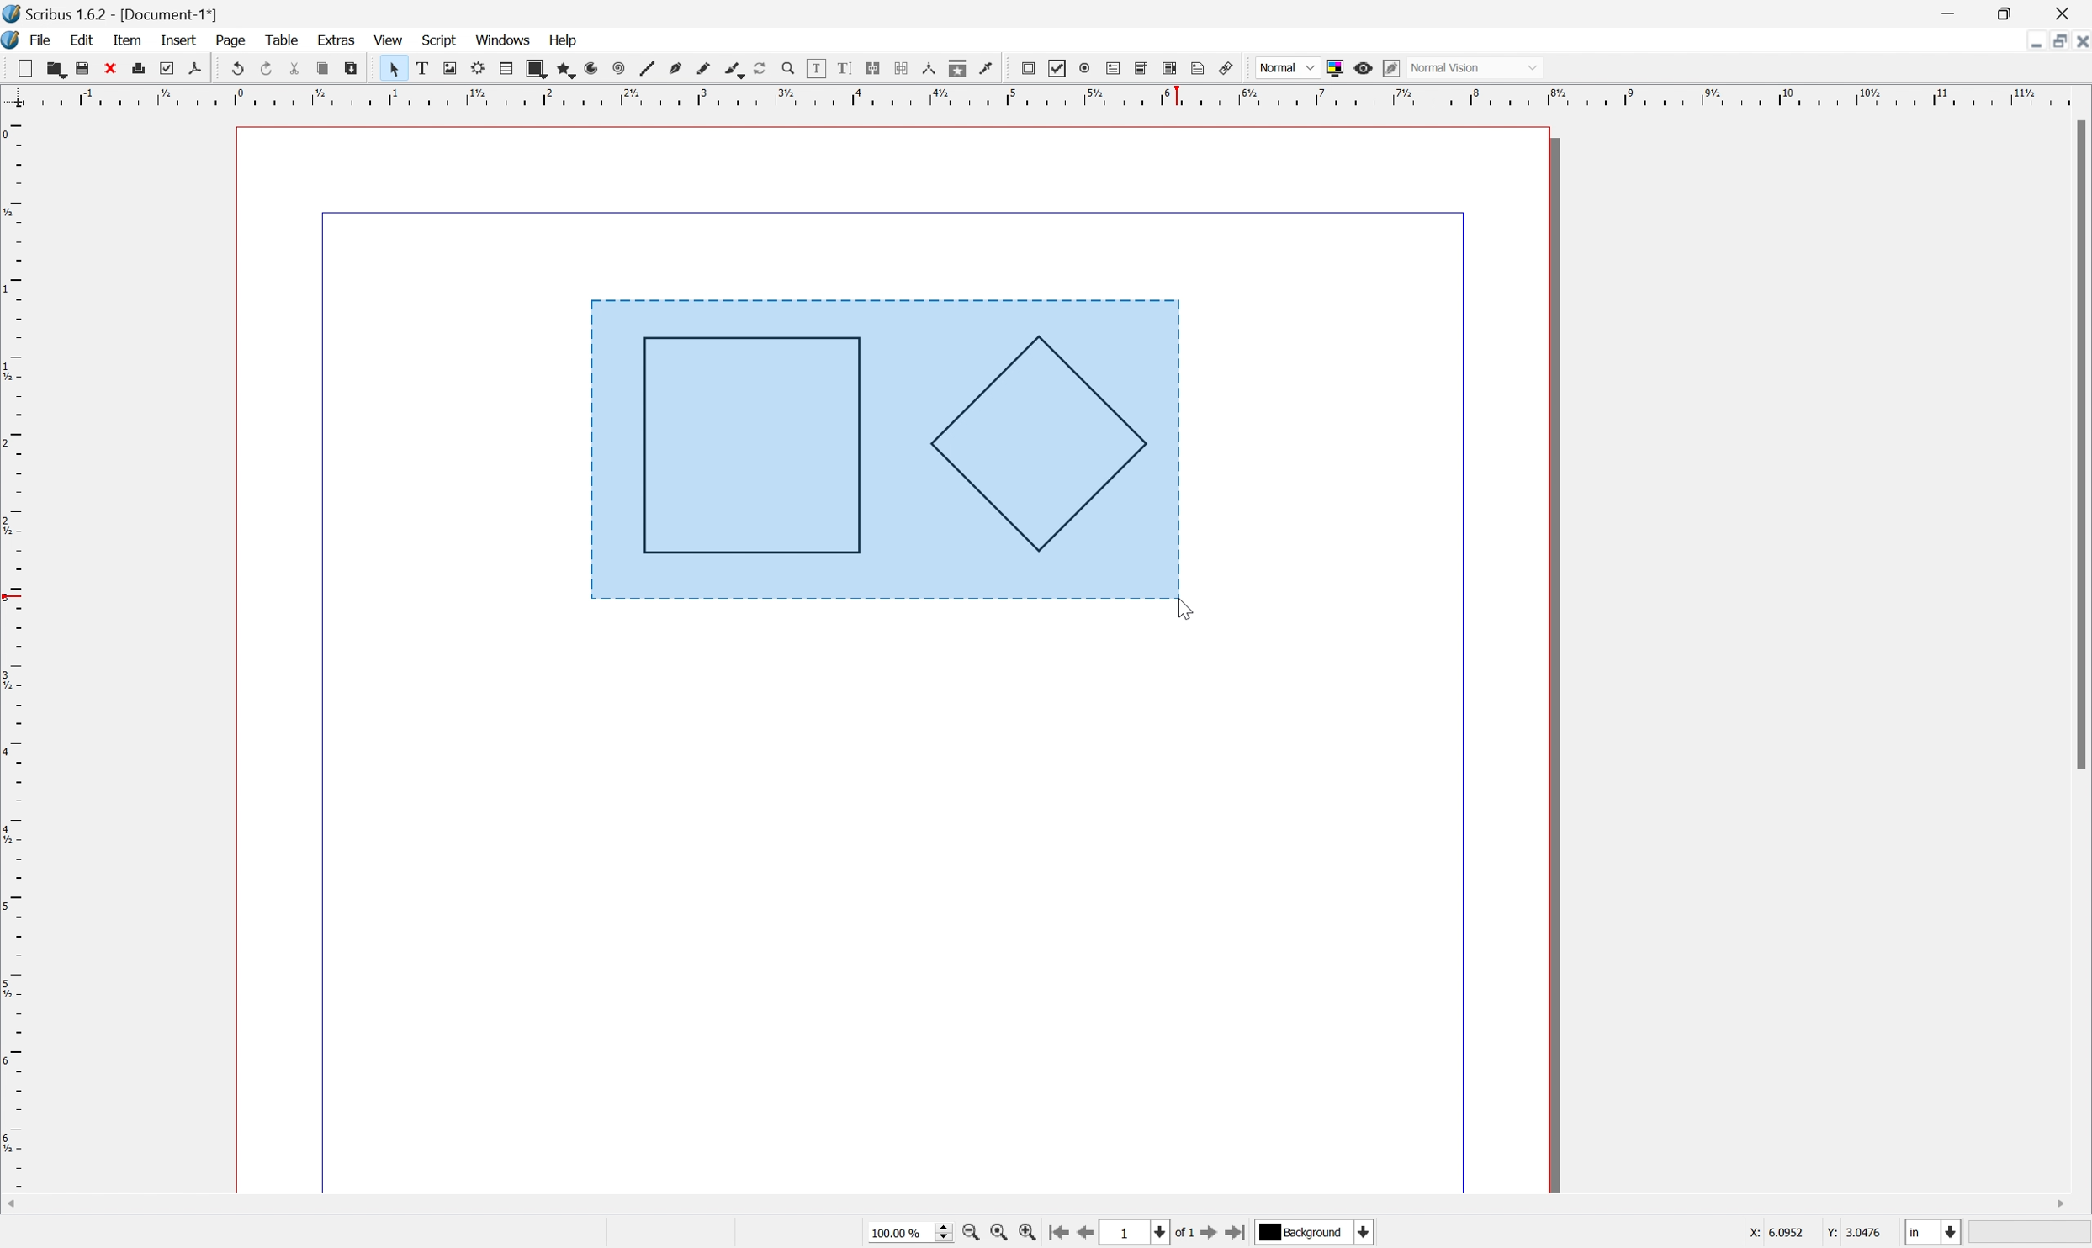 The image size is (2092, 1248). I want to click on Select current layer, so click(1321, 1231).